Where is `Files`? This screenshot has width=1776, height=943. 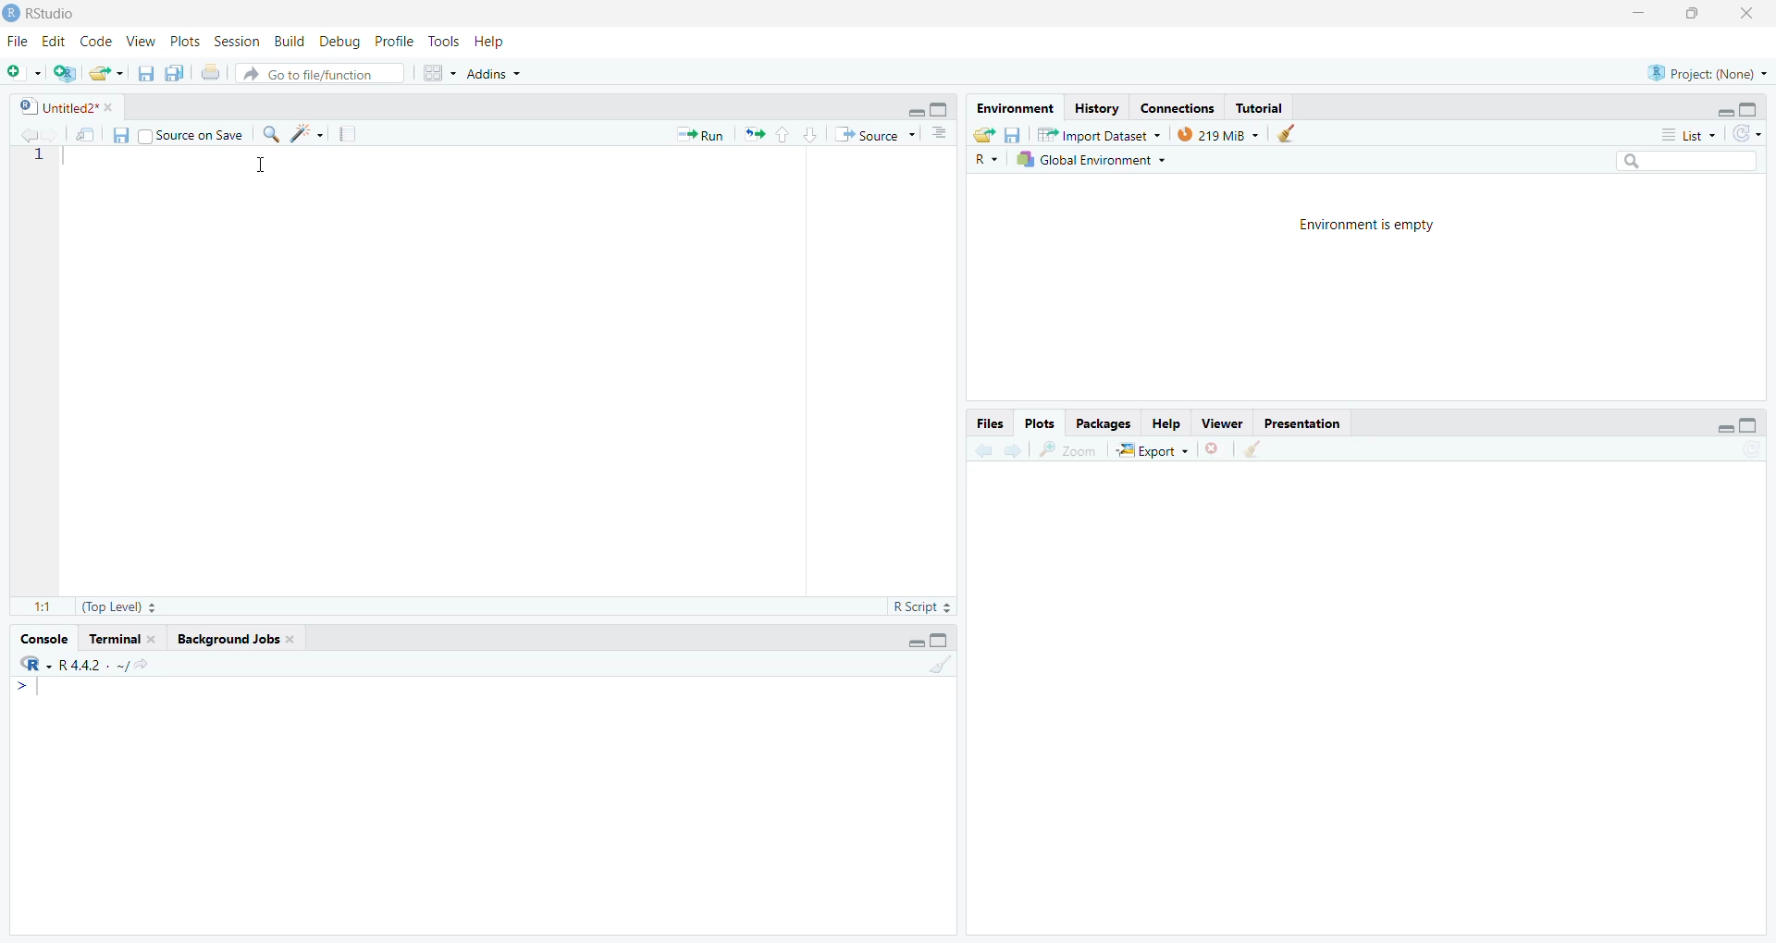 Files is located at coordinates (991, 423).